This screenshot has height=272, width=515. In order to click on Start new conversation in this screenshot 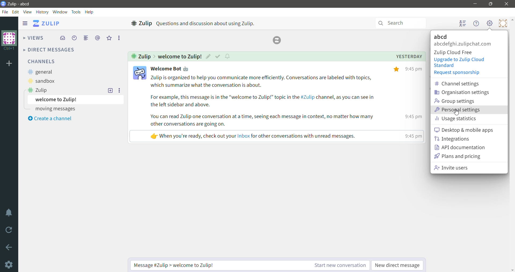, I will do `click(335, 265)`.